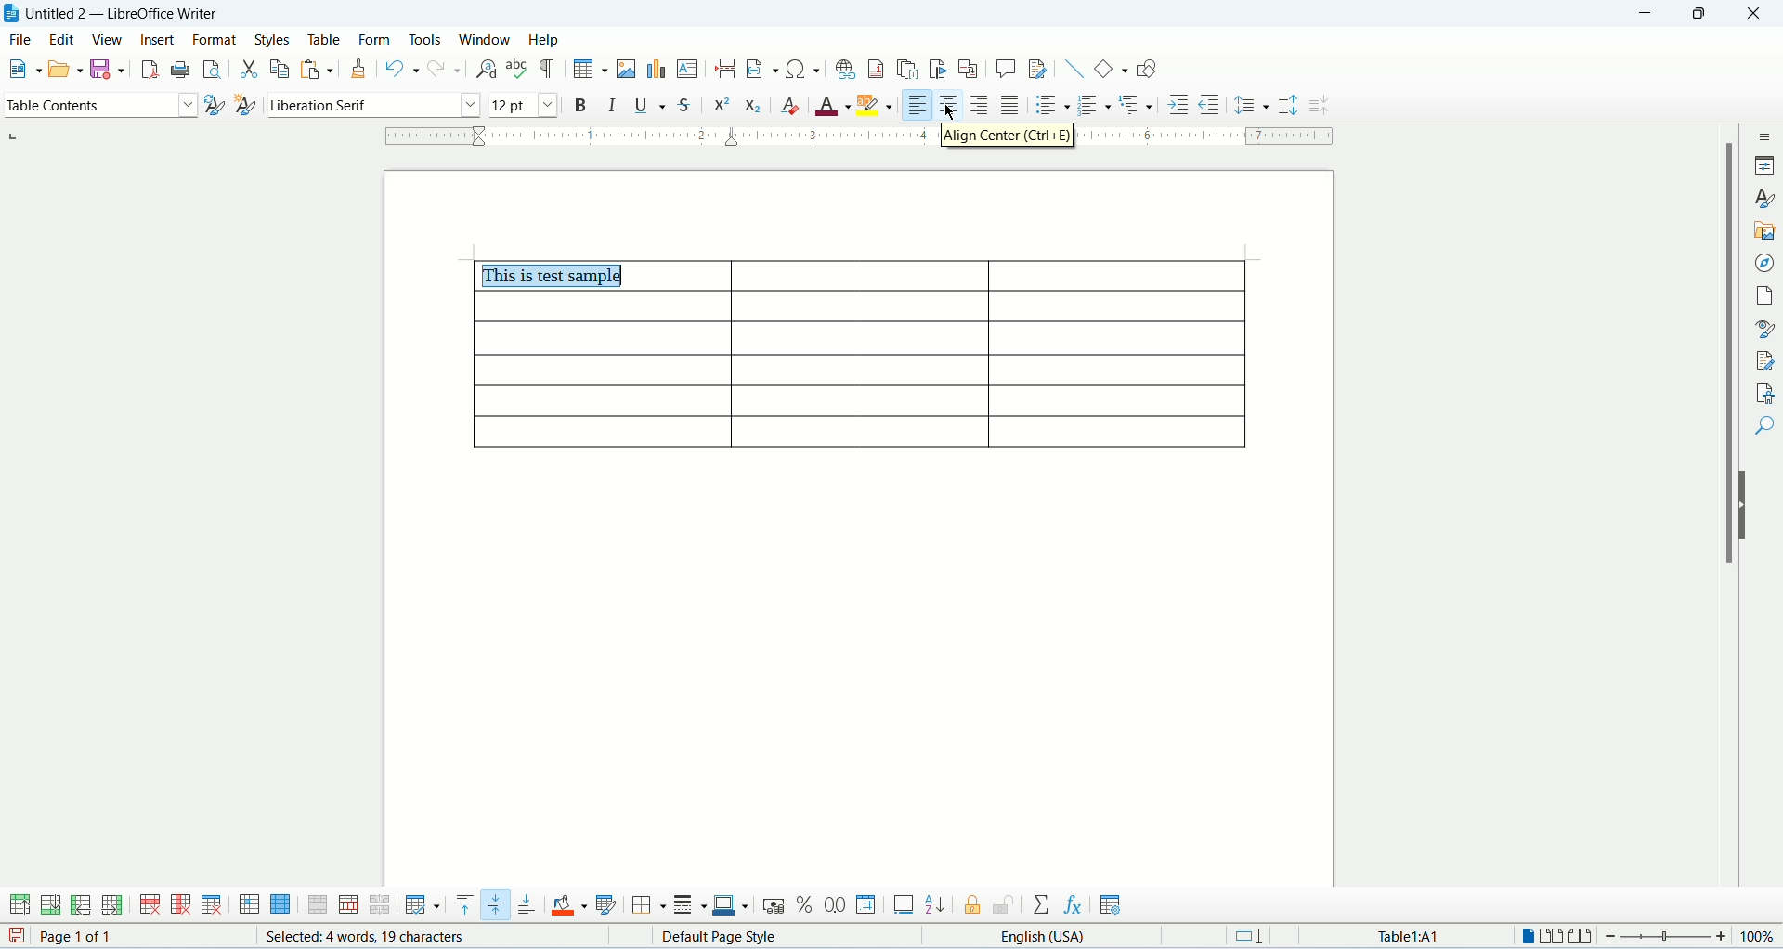  What do you see at coordinates (380, 905) in the screenshot?
I see `split table` at bounding box center [380, 905].